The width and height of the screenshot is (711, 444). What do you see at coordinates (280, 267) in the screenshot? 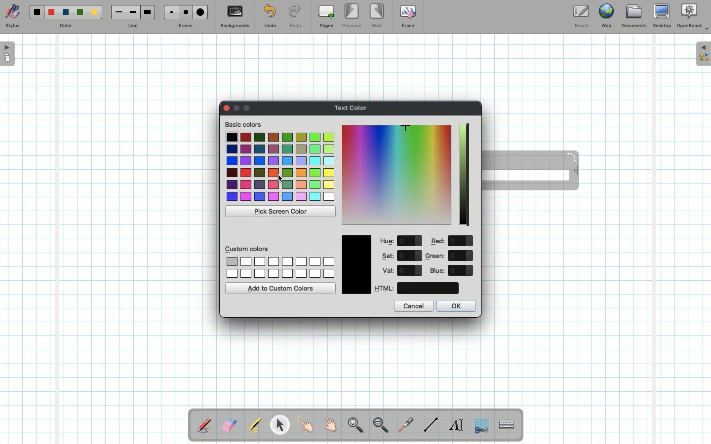
I see `Custom colors` at bounding box center [280, 267].